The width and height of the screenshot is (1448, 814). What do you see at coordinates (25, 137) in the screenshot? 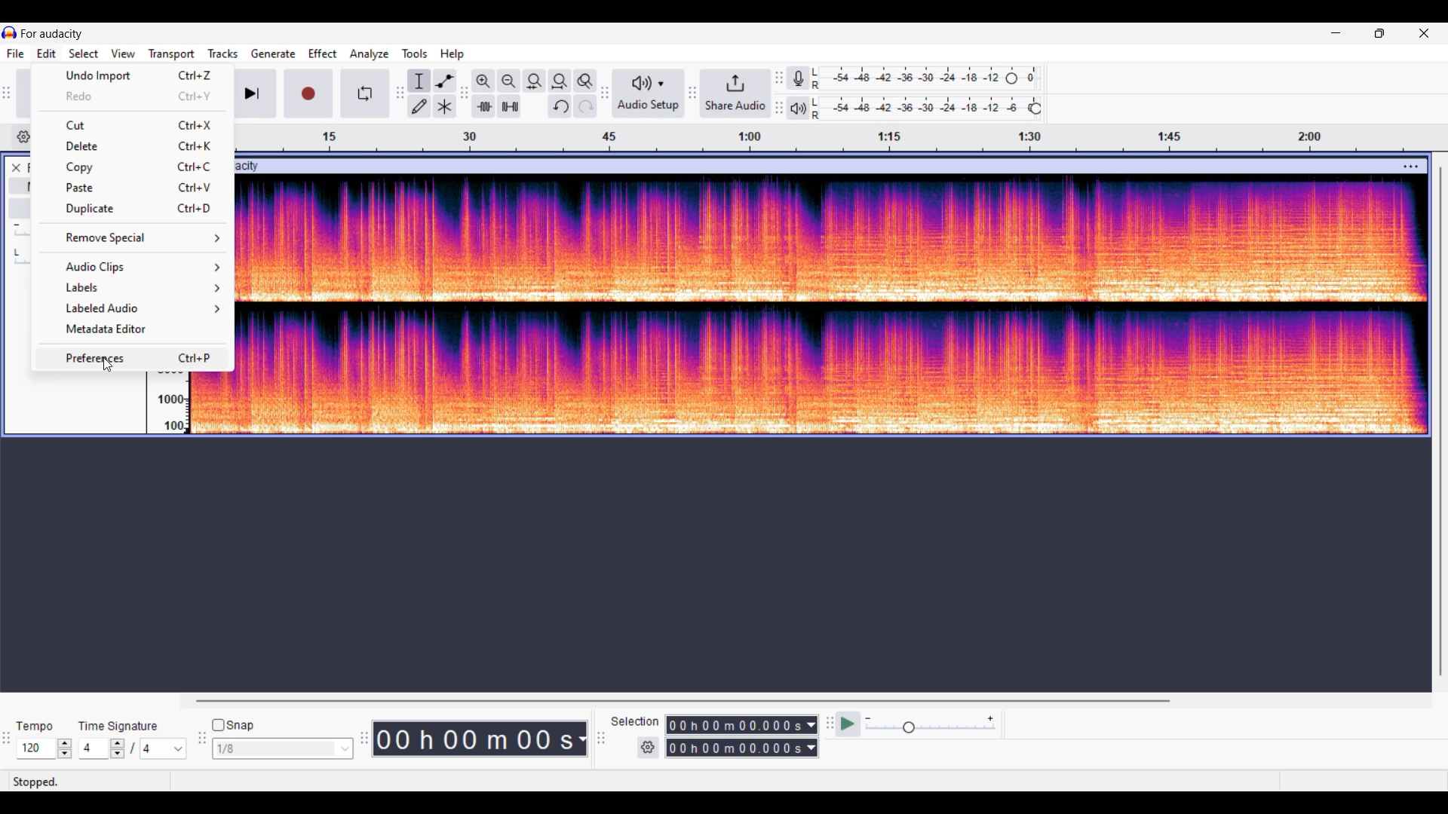
I see `Timeline options` at bounding box center [25, 137].